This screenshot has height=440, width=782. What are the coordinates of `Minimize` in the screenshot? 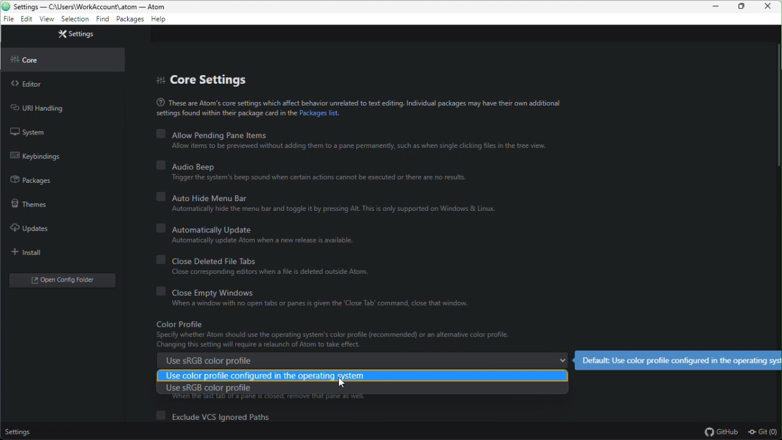 It's located at (717, 7).